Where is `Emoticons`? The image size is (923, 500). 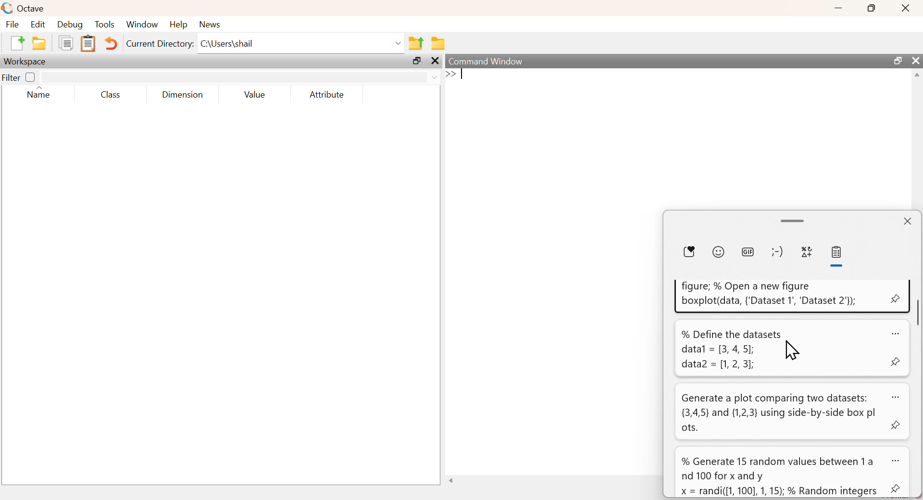
Emoticons is located at coordinates (776, 251).